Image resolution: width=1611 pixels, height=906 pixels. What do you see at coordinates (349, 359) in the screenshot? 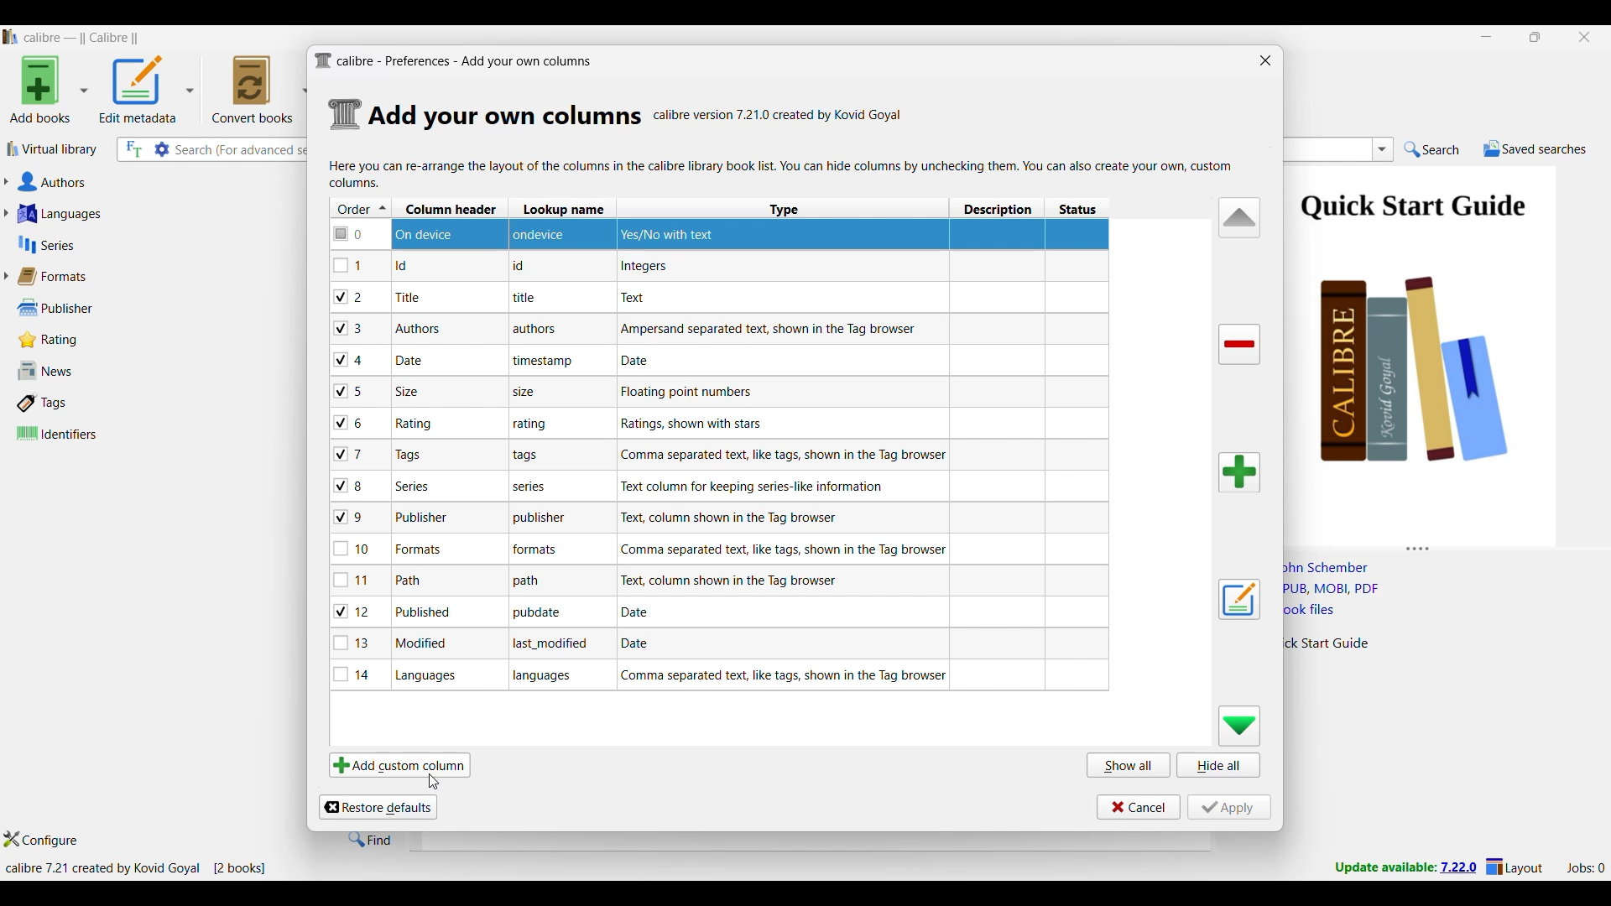
I see `checkbox - 4` at bounding box center [349, 359].